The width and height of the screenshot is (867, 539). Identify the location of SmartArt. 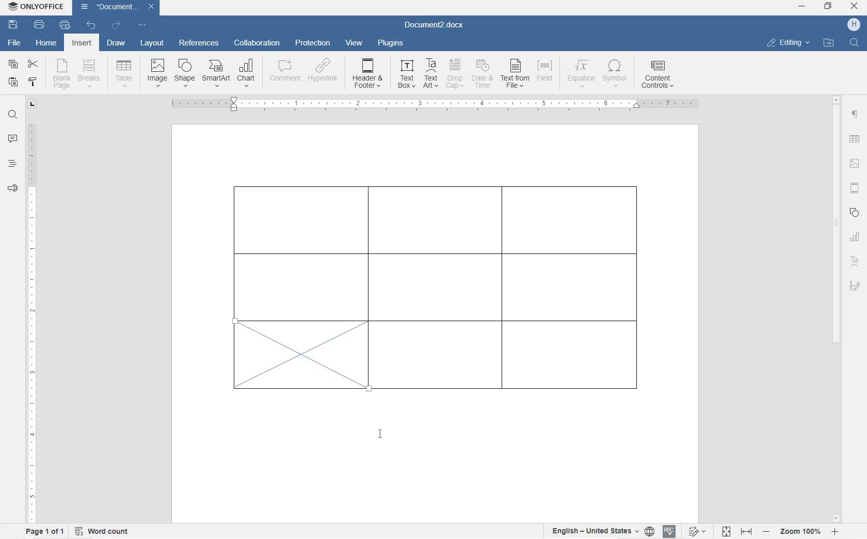
(216, 73).